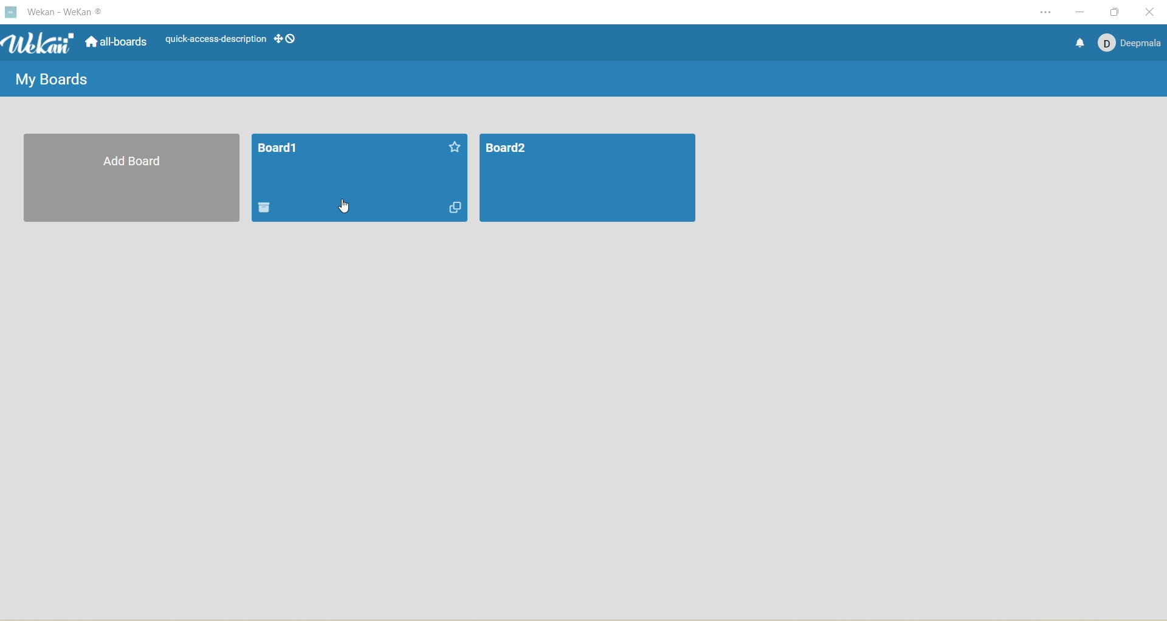 Image resolution: width=1167 pixels, height=621 pixels. What do you see at coordinates (134, 179) in the screenshot?
I see `add board` at bounding box center [134, 179].